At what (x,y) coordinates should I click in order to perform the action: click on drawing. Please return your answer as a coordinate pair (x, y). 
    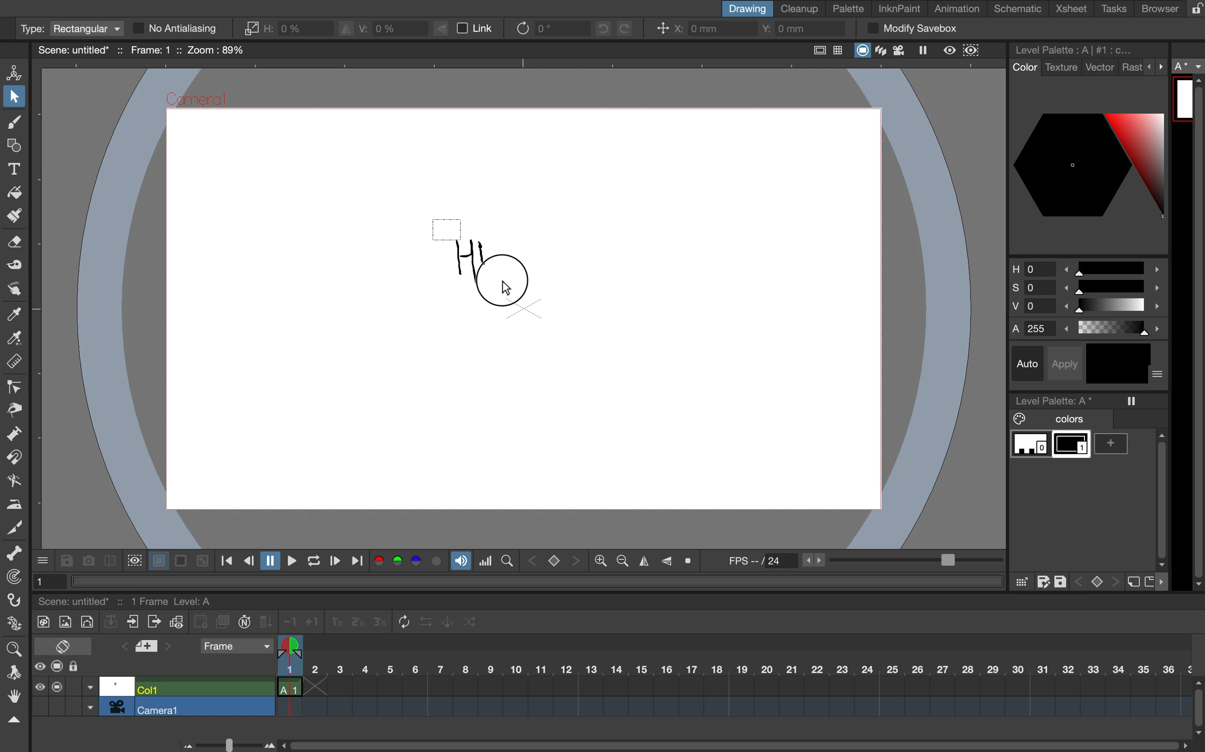
    Looking at the image, I should click on (746, 8).